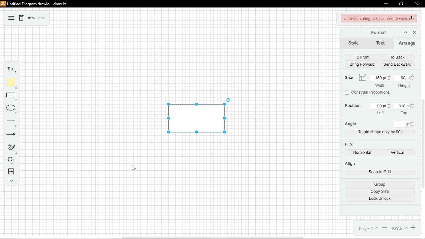  I want to click on rotate the current diagram, so click(229, 100).